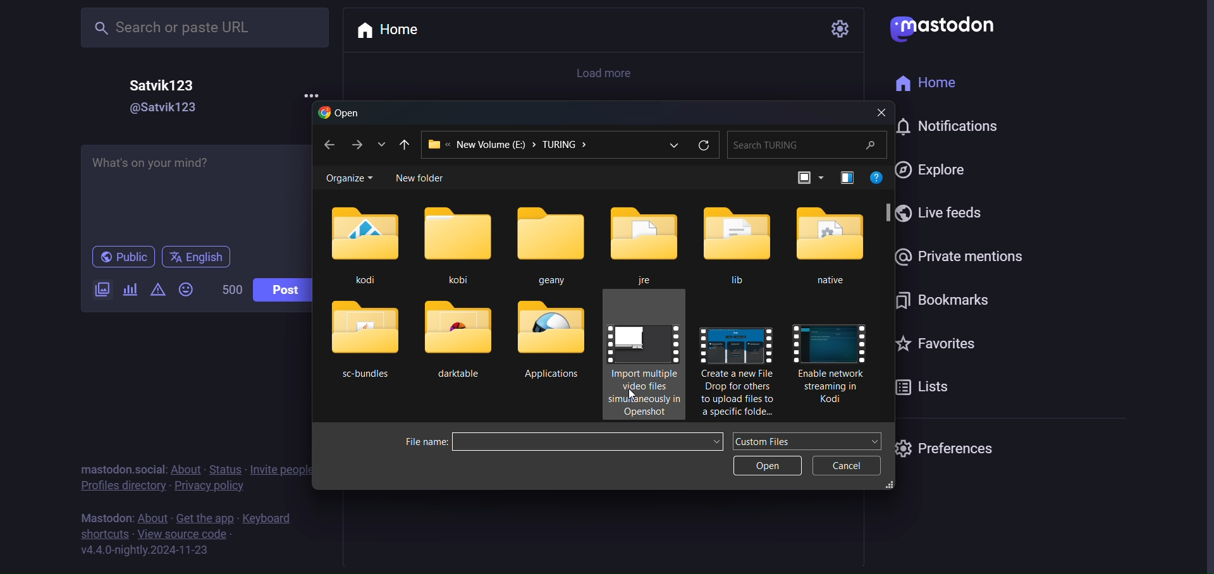 The height and width of the screenshot is (574, 1214). I want to click on Search TURING, so click(805, 144).